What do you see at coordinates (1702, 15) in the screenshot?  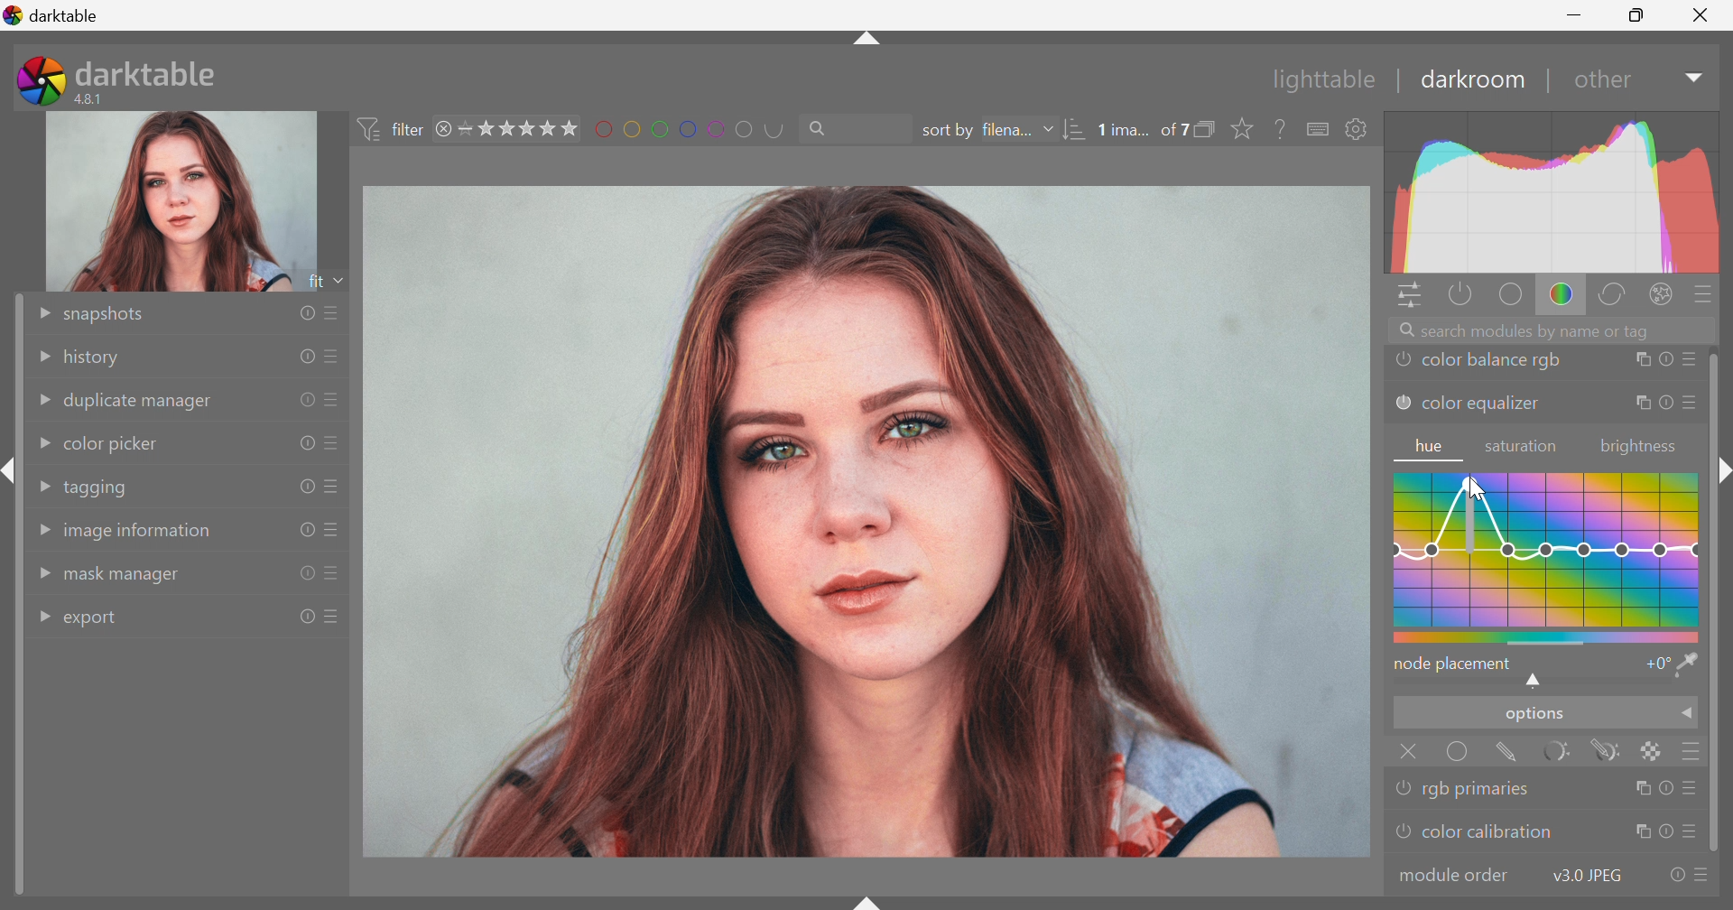 I see `` at bounding box center [1702, 15].